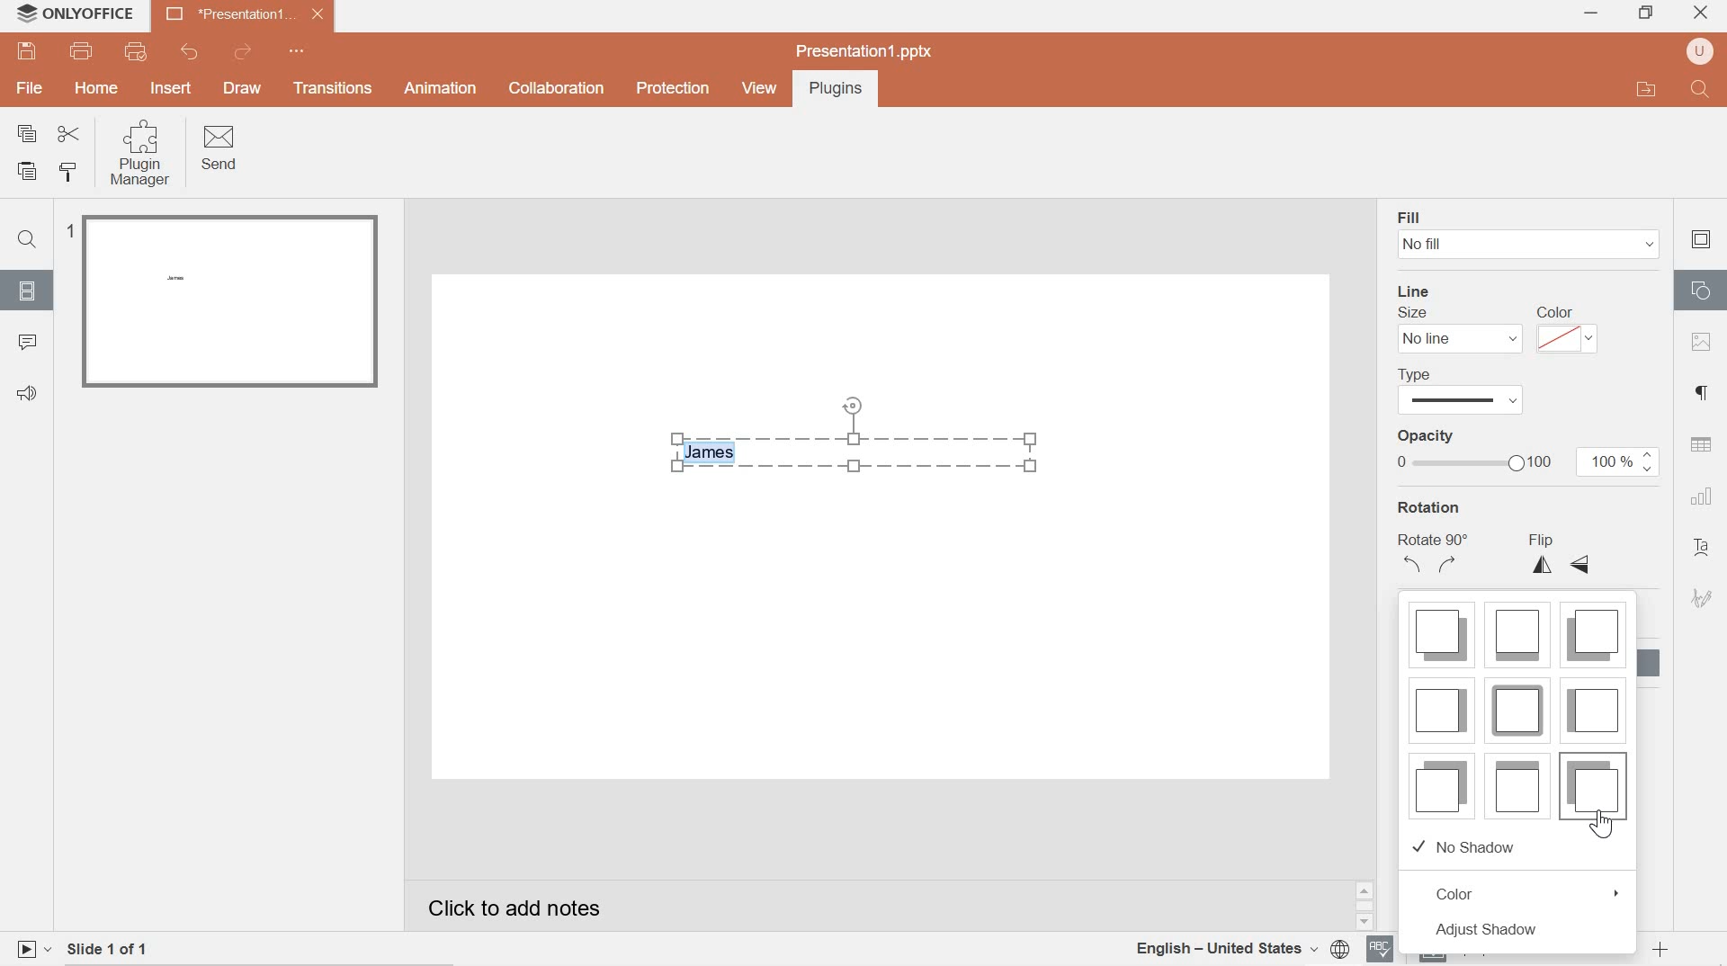 The height and width of the screenshot is (966, 1727). I want to click on shadow style, so click(1443, 784).